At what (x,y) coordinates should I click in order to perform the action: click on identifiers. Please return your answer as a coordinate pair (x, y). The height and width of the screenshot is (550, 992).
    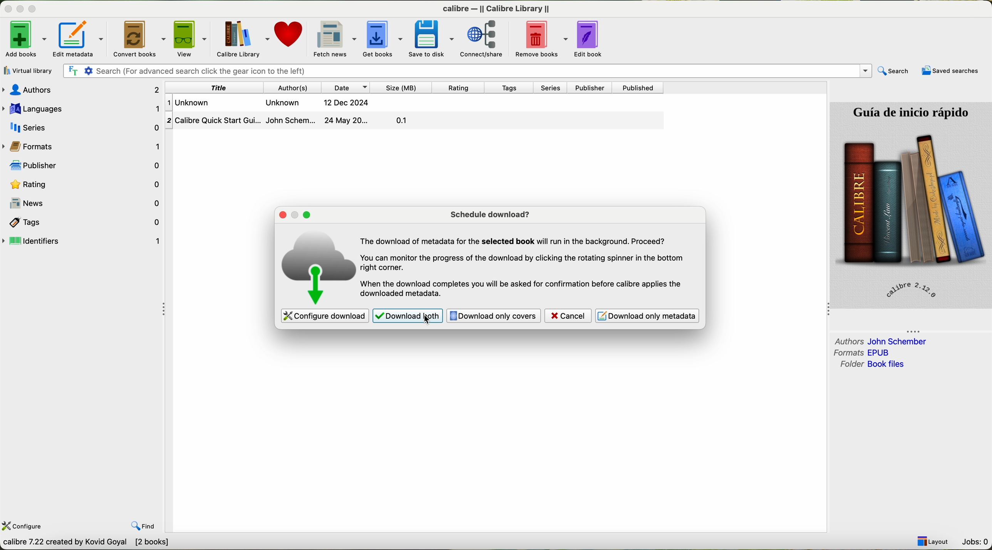
    Looking at the image, I should click on (84, 241).